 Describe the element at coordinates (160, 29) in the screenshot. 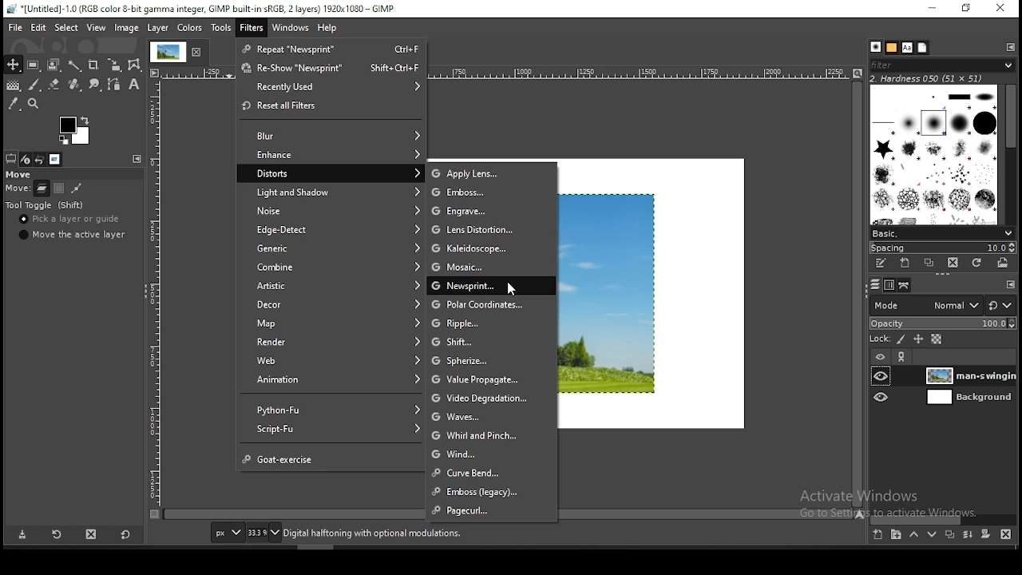

I see `layer` at that location.